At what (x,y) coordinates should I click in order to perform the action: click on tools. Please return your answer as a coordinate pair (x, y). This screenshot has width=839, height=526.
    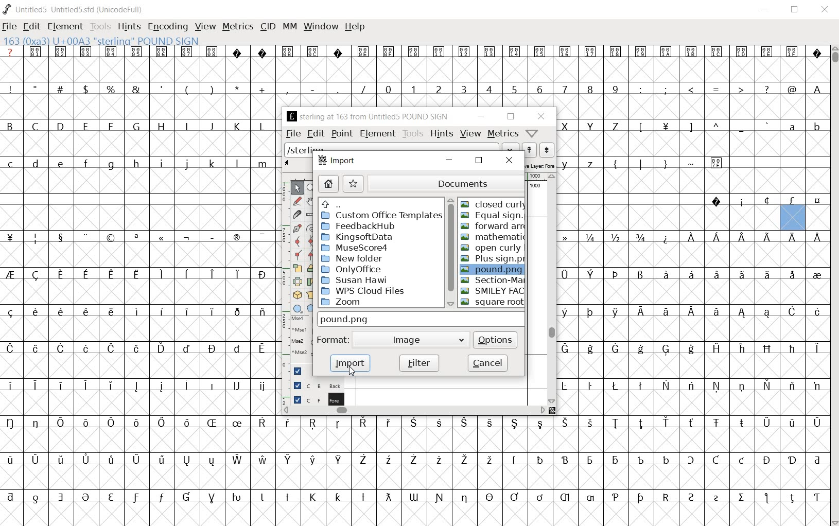
    Looking at the image, I should click on (413, 133).